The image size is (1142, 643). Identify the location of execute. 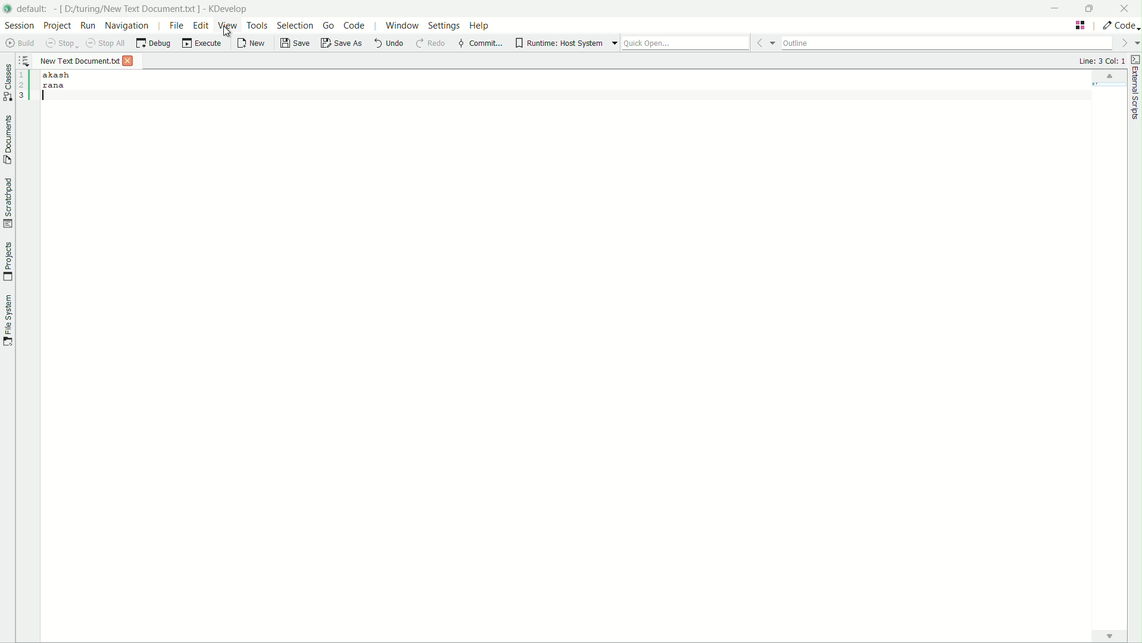
(201, 43).